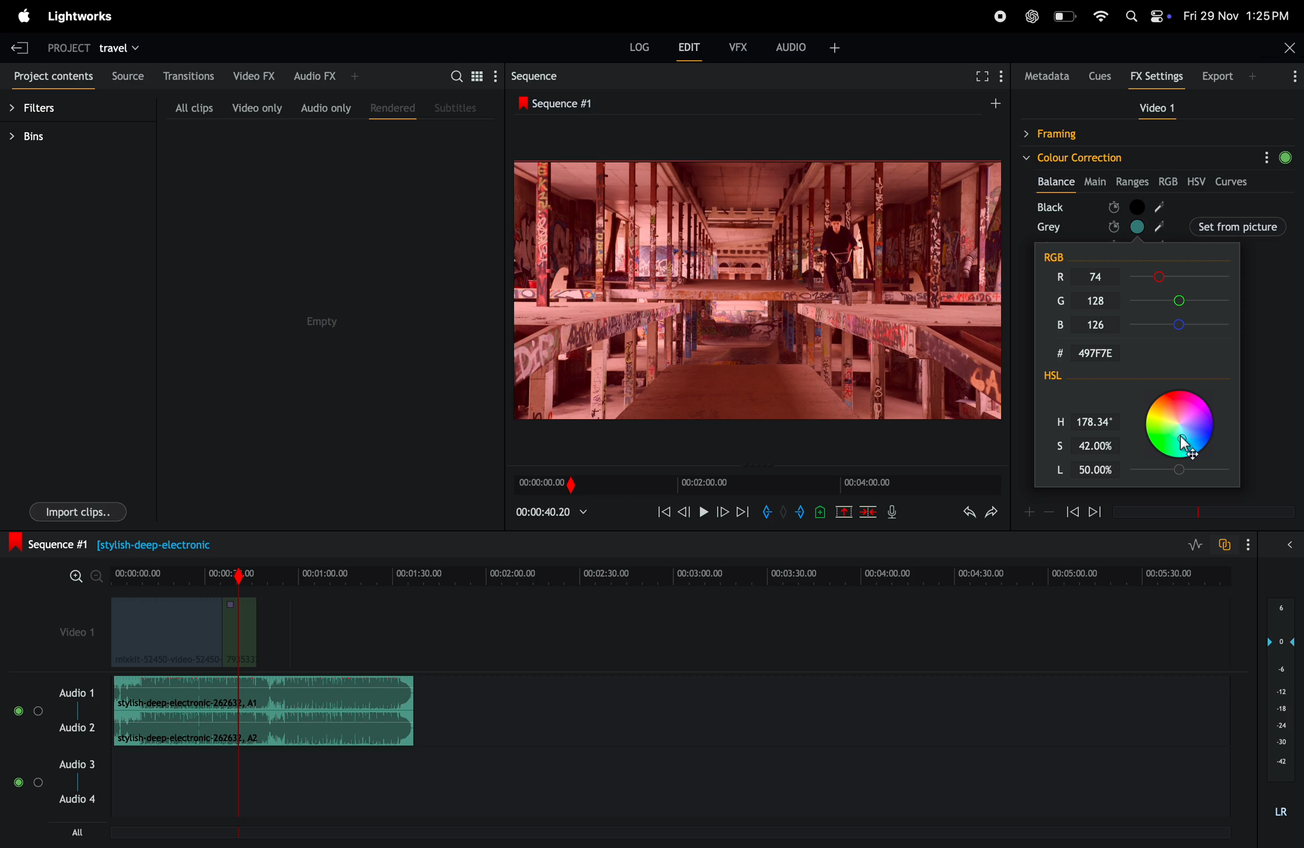  I want to click on spotlight, so click(1135, 16).